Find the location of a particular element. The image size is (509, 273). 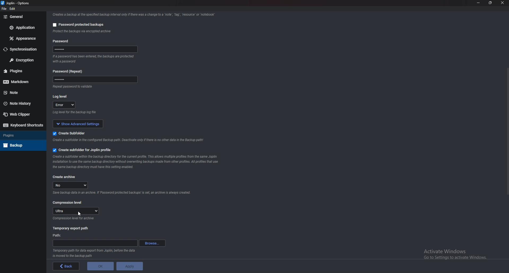

Markdown is located at coordinates (23, 81).